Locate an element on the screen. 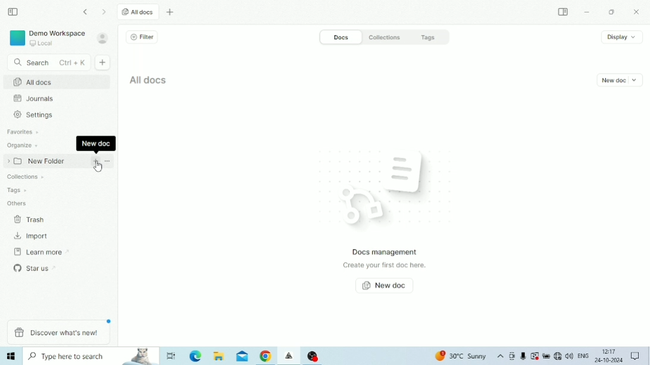  Filter is located at coordinates (145, 37).